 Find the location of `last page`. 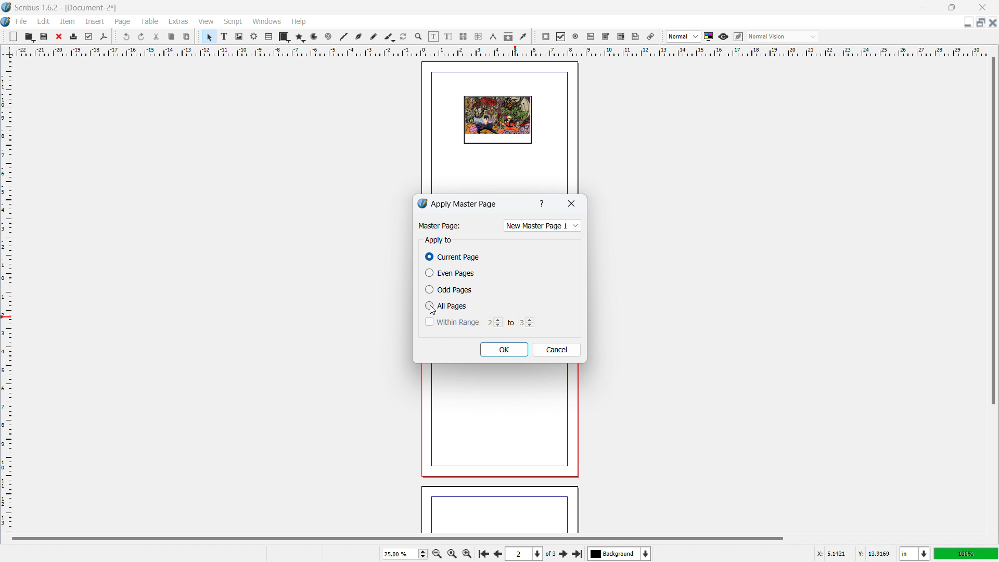

last page is located at coordinates (577, 552).